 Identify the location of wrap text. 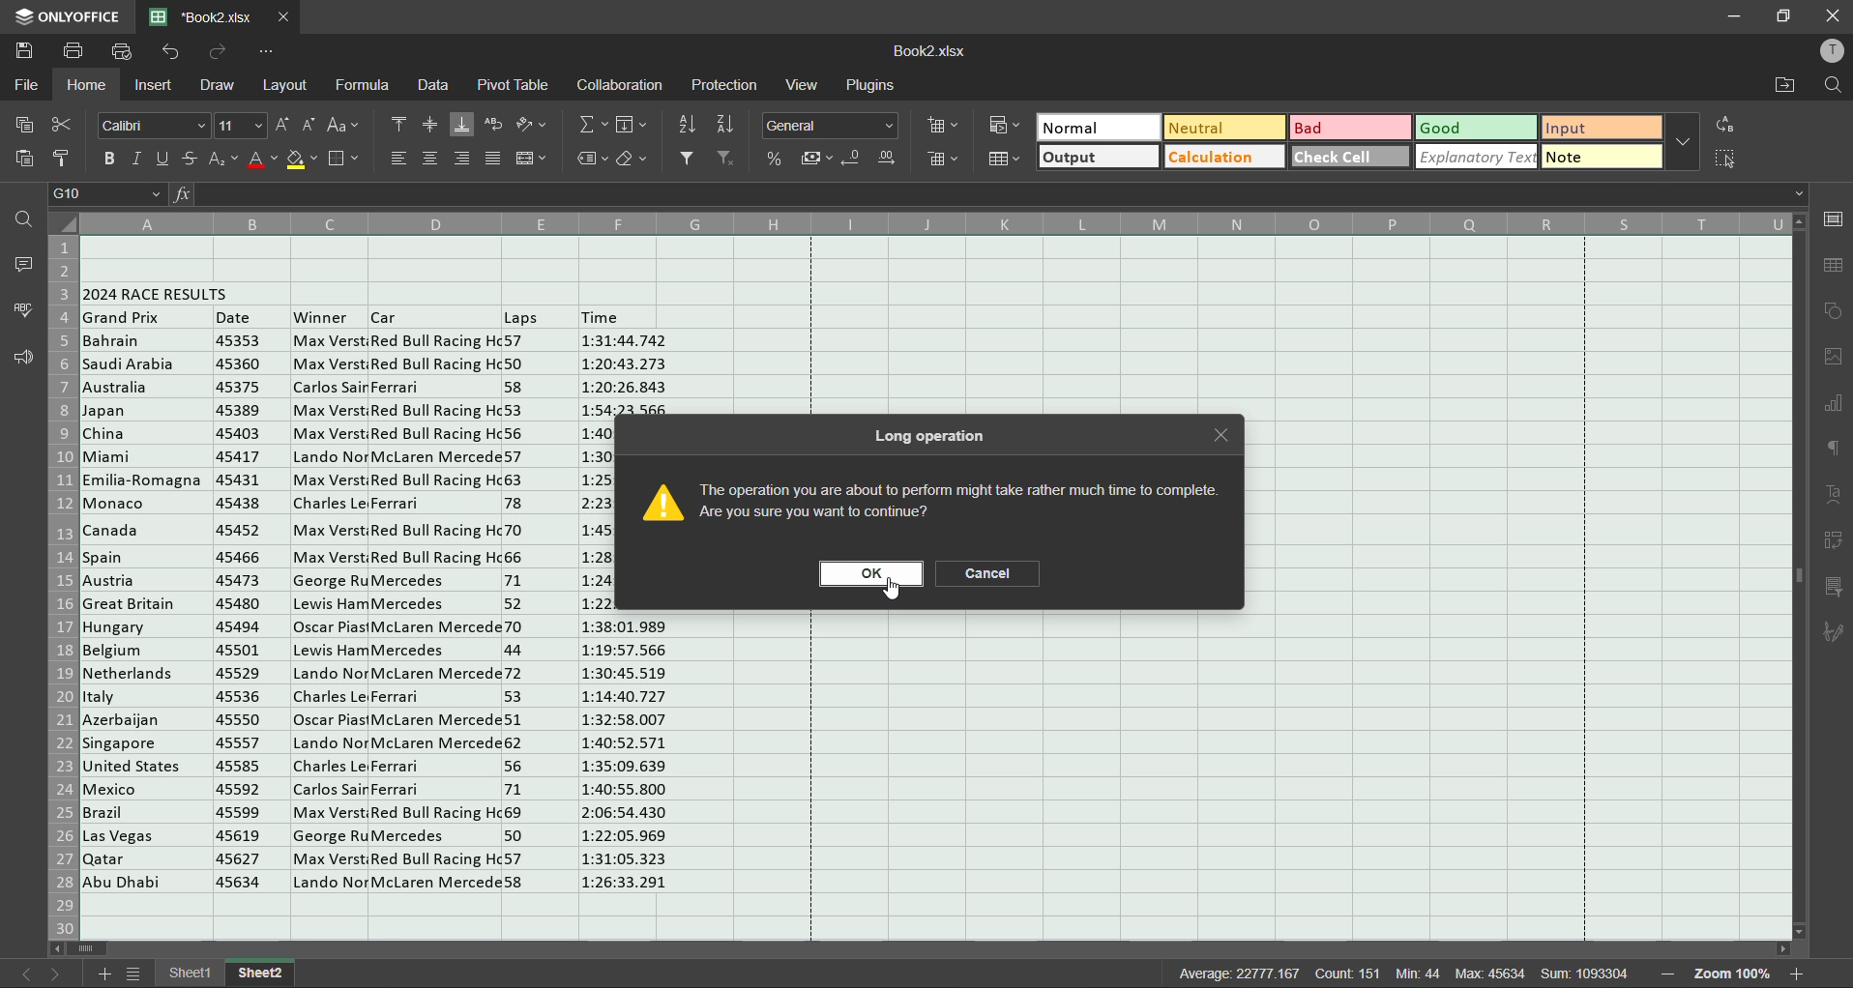
(496, 126).